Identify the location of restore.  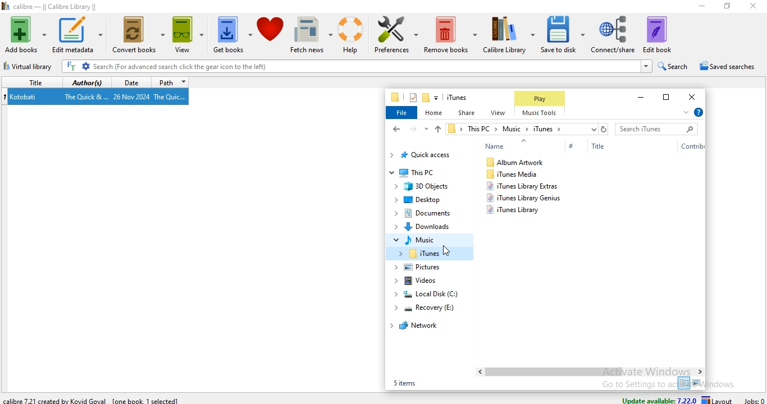
(725, 6).